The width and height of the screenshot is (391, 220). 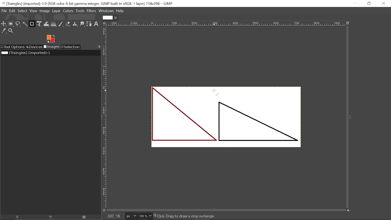 I want to click on Restore down, so click(x=368, y=4).